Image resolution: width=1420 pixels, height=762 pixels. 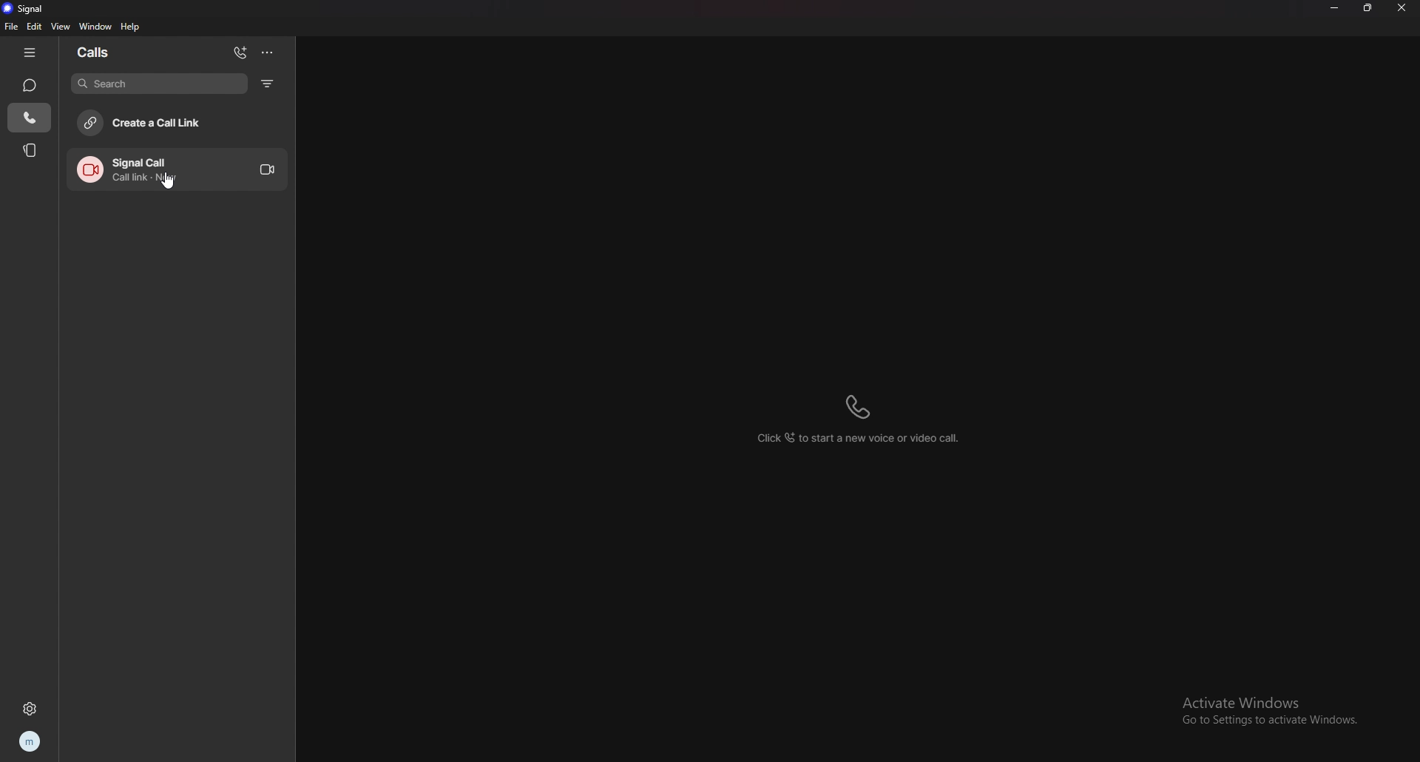 I want to click on click to start a new voice or video call, so click(x=859, y=421).